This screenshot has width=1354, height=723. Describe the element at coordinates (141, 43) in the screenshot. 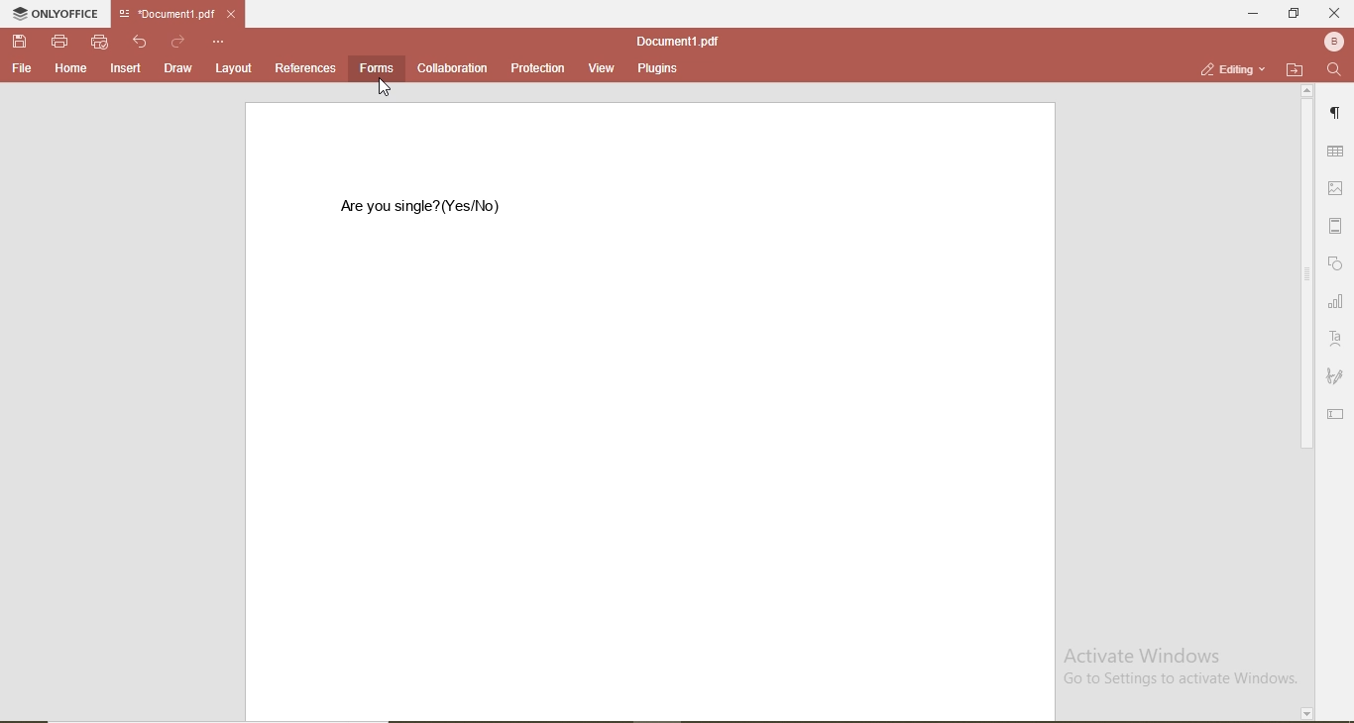

I see `undo` at that location.